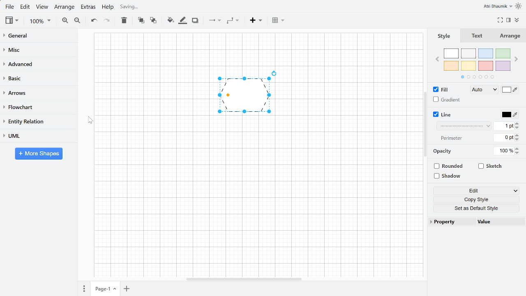 This screenshot has height=296, width=526. I want to click on Arrange, so click(65, 7).